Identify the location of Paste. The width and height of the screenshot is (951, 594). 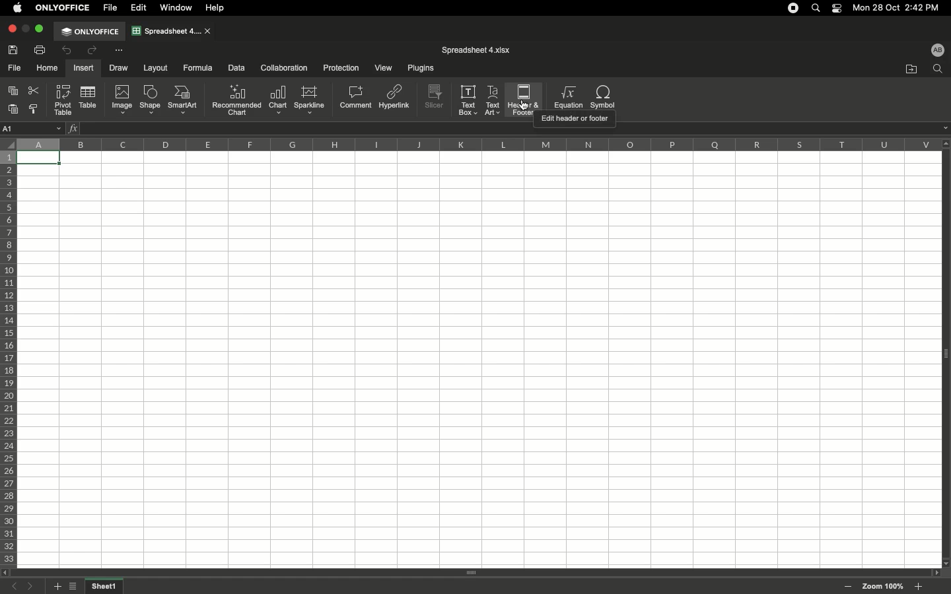
(15, 109).